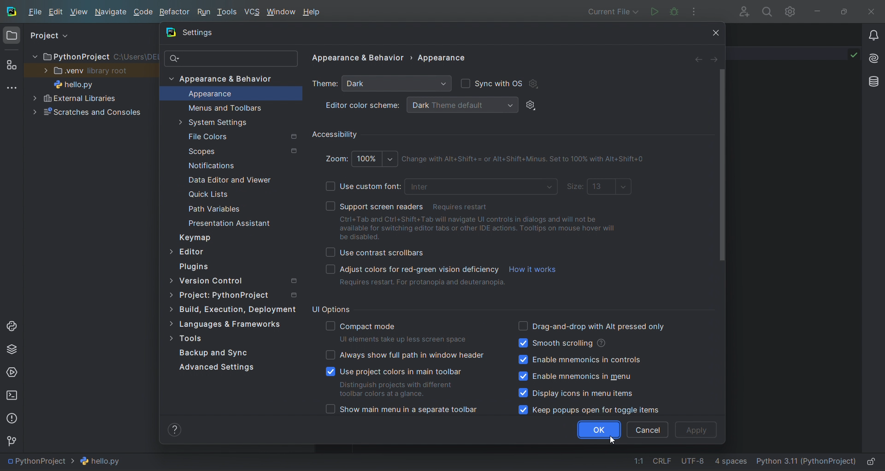  Describe the element at coordinates (609, 443) in the screenshot. I see `cursor` at that location.